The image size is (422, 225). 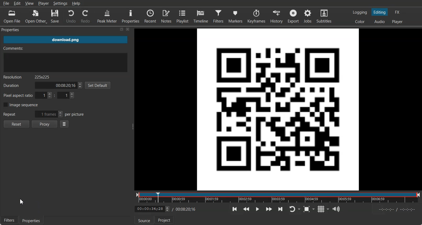 I want to click on Filters, so click(x=9, y=220).